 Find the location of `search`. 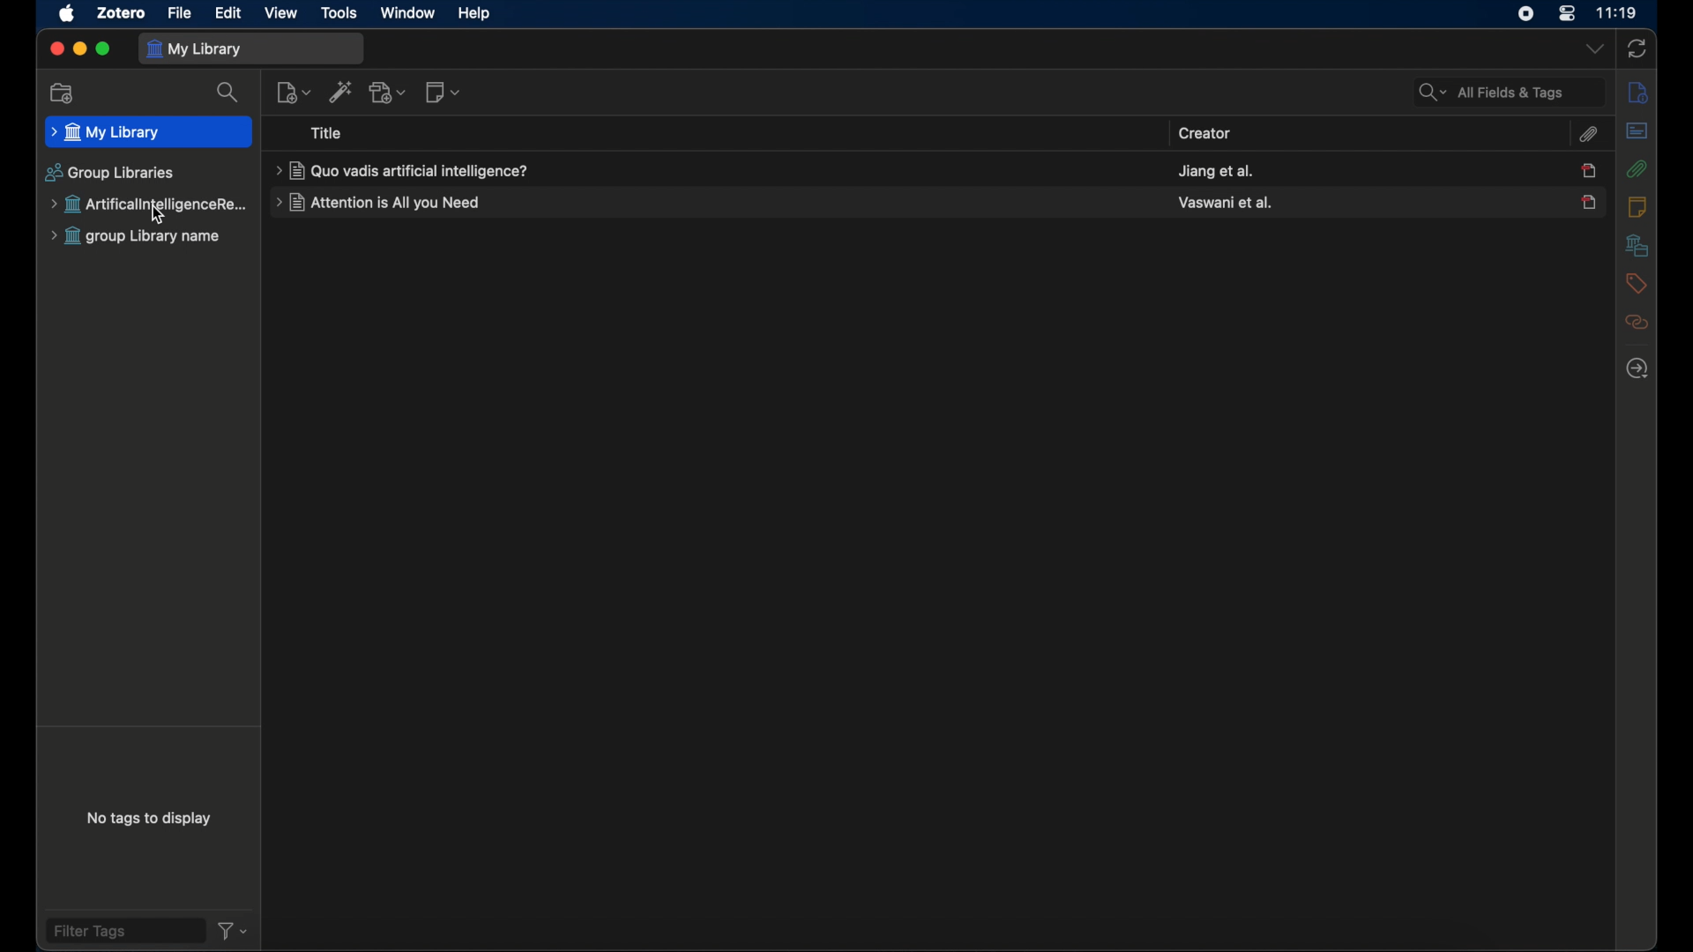

search is located at coordinates (228, 93).